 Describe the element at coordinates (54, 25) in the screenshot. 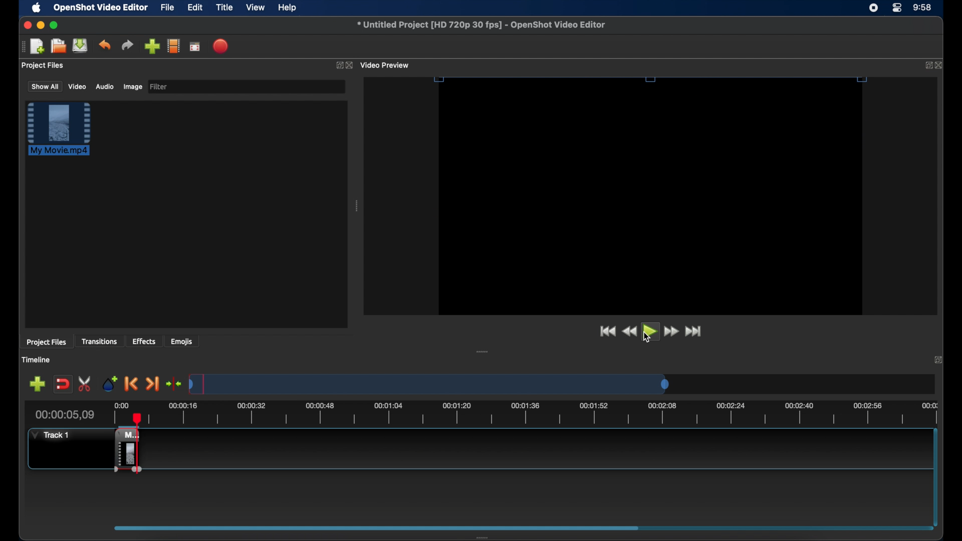

I see `maximize` at that location.